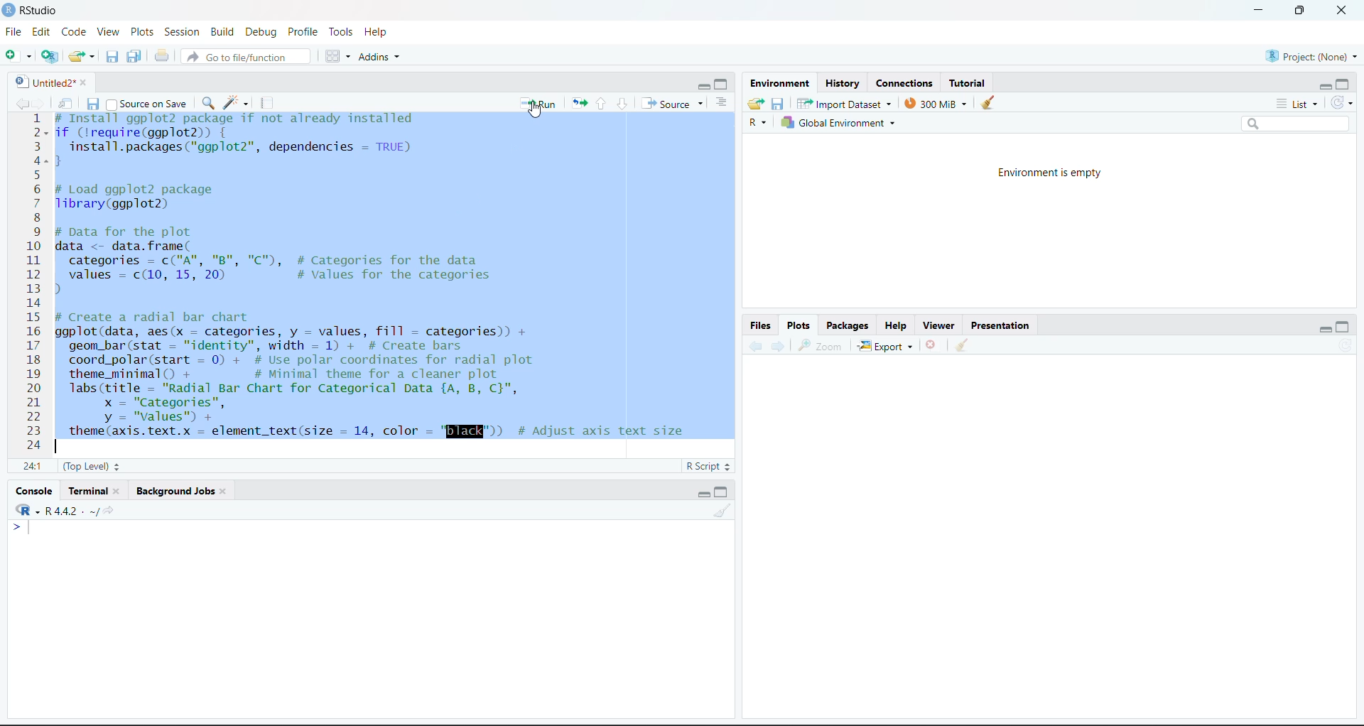 This screenshot has height=726, width=1364. What do you see at coordinates (263, 104) in the screenshot?
I see `compile report` at bounding box center [263, 104].